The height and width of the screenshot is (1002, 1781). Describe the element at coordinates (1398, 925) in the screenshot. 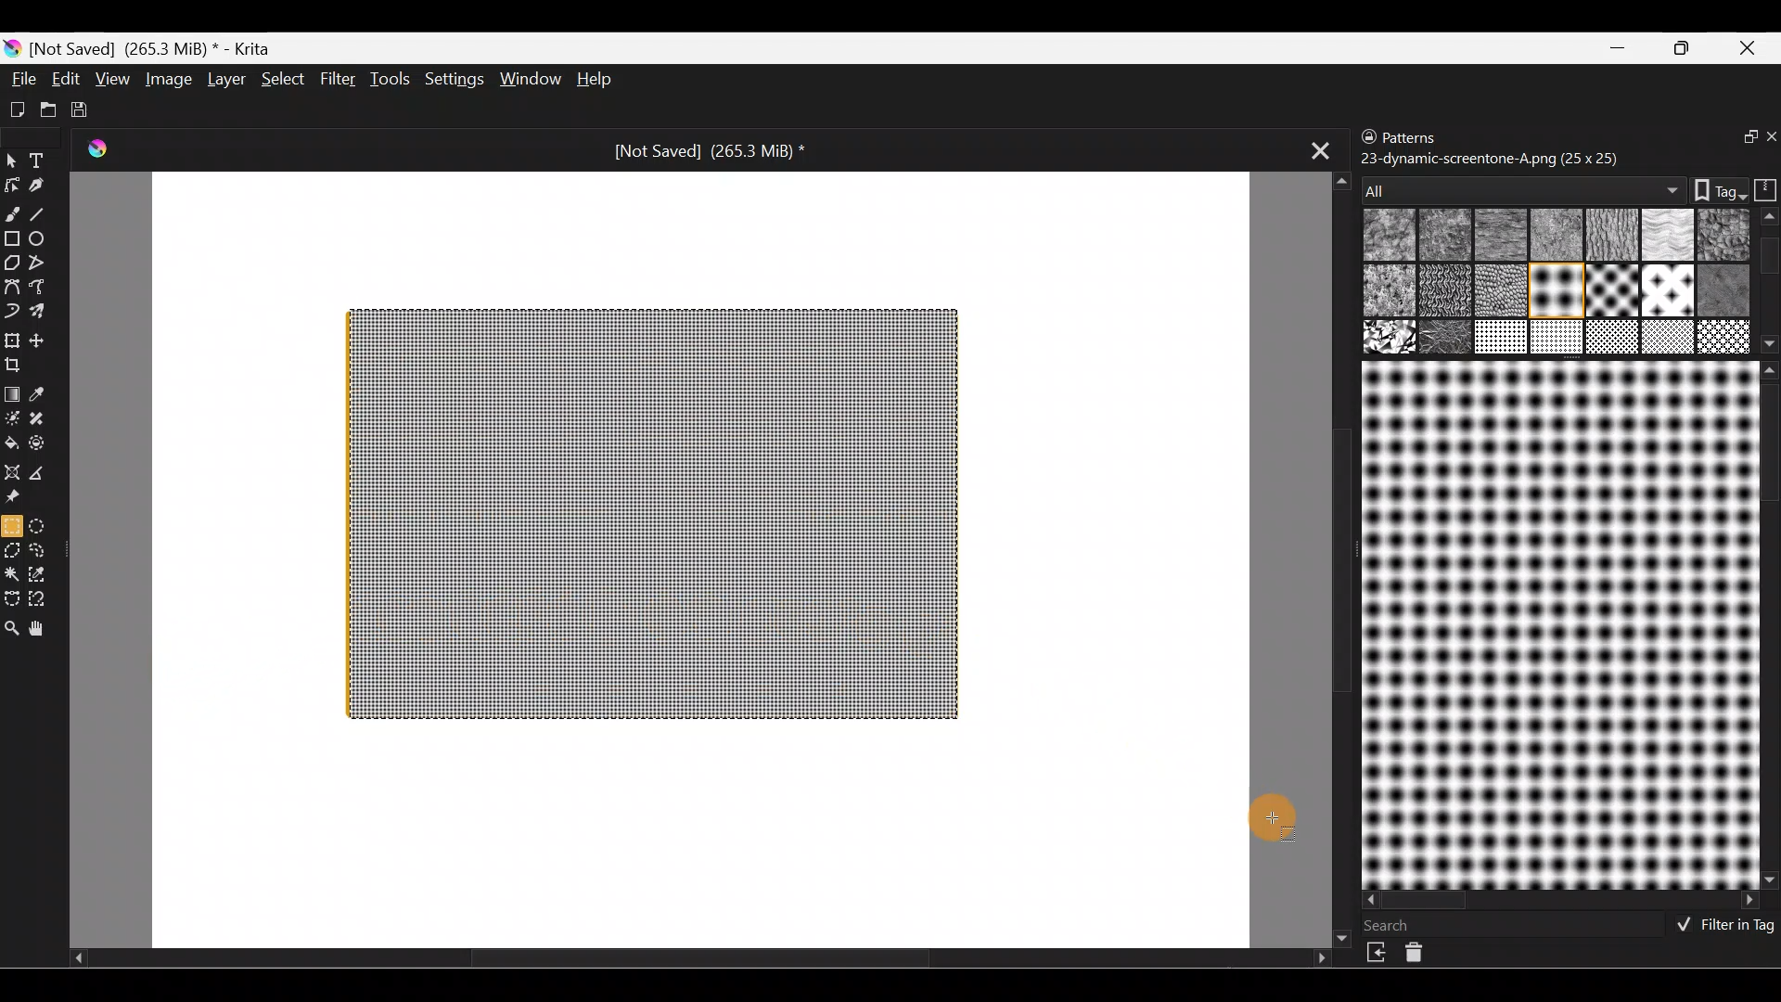

I see `Search` at that location.